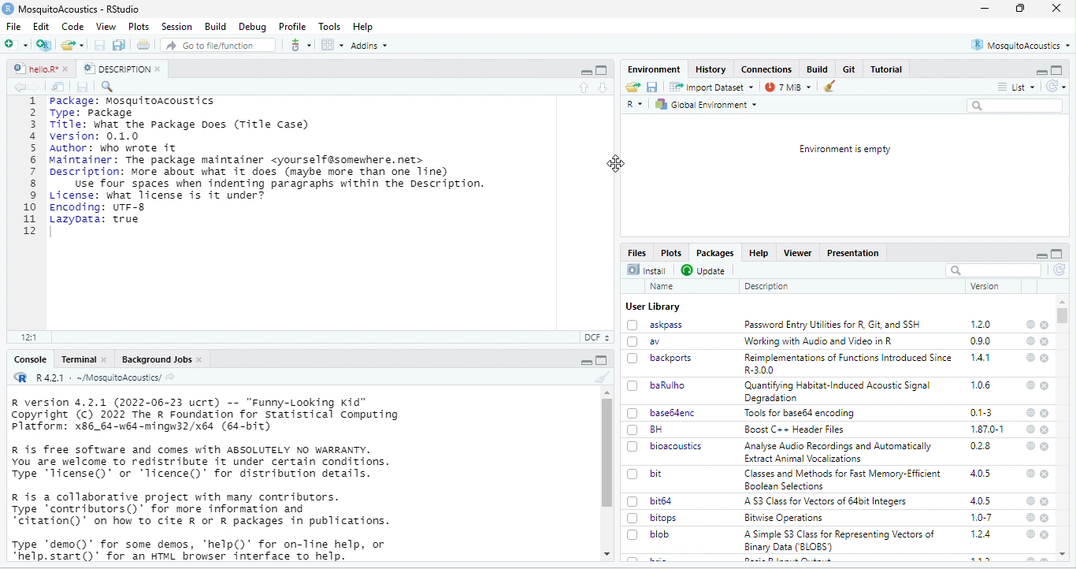  I want to click on full screen, so click(1057, 254).